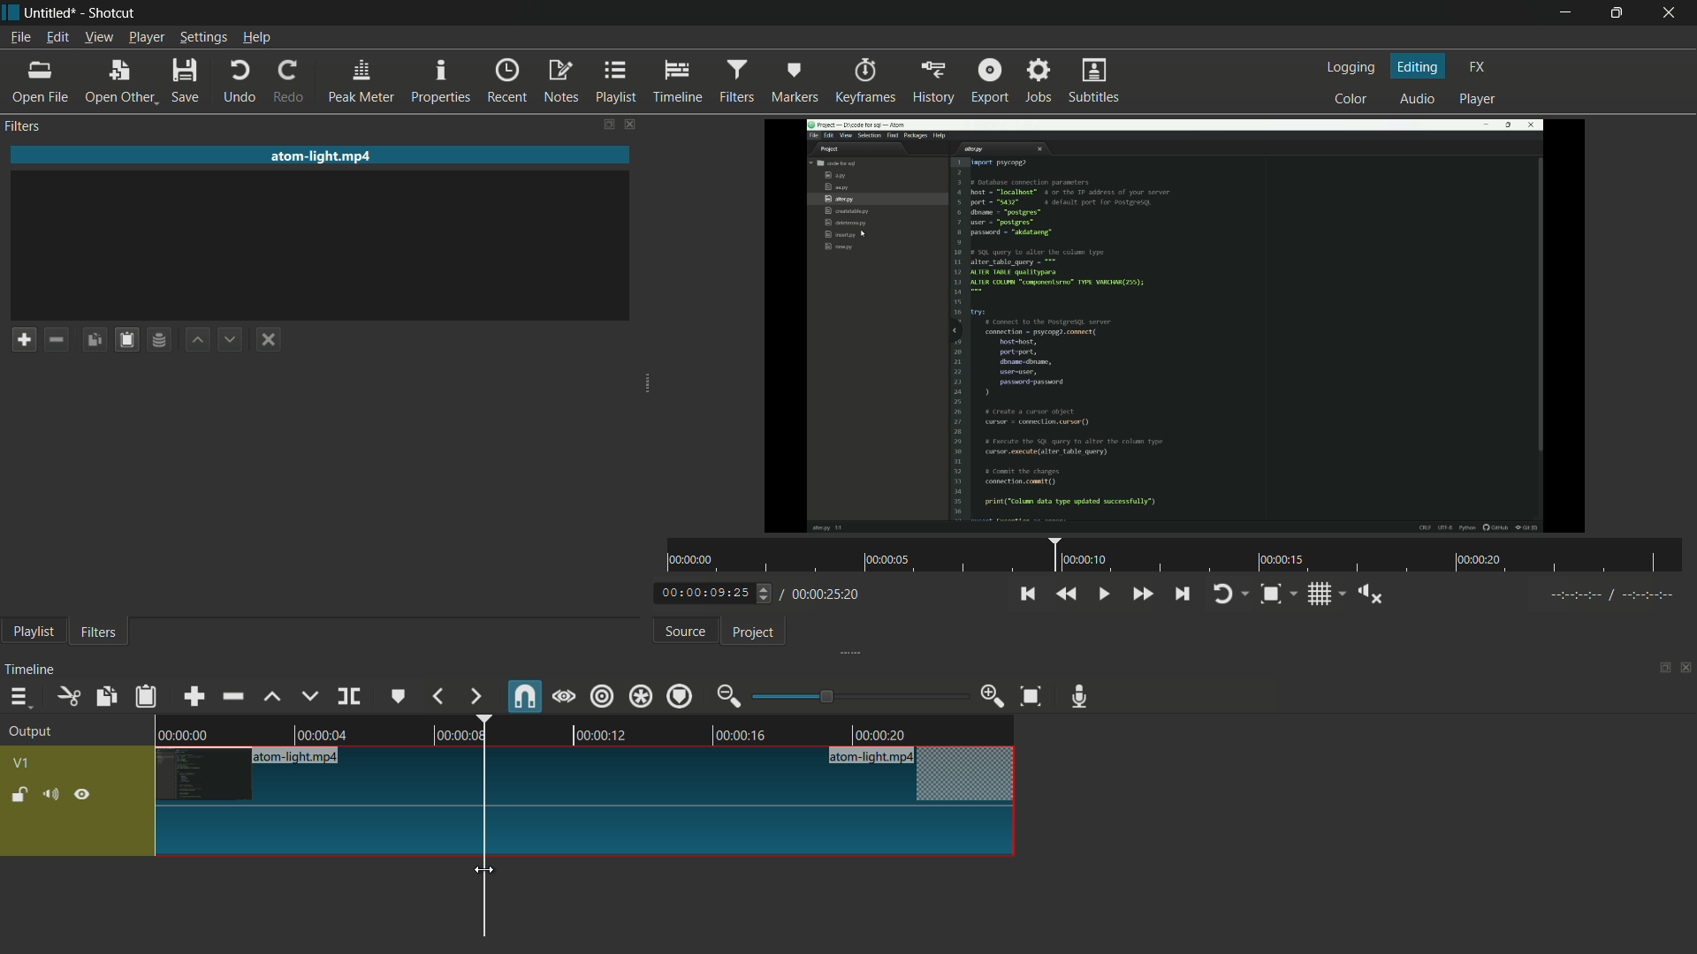 The width and height of the screenshot is (1697, 954). I want to click on previous marker, so click(439, 696).